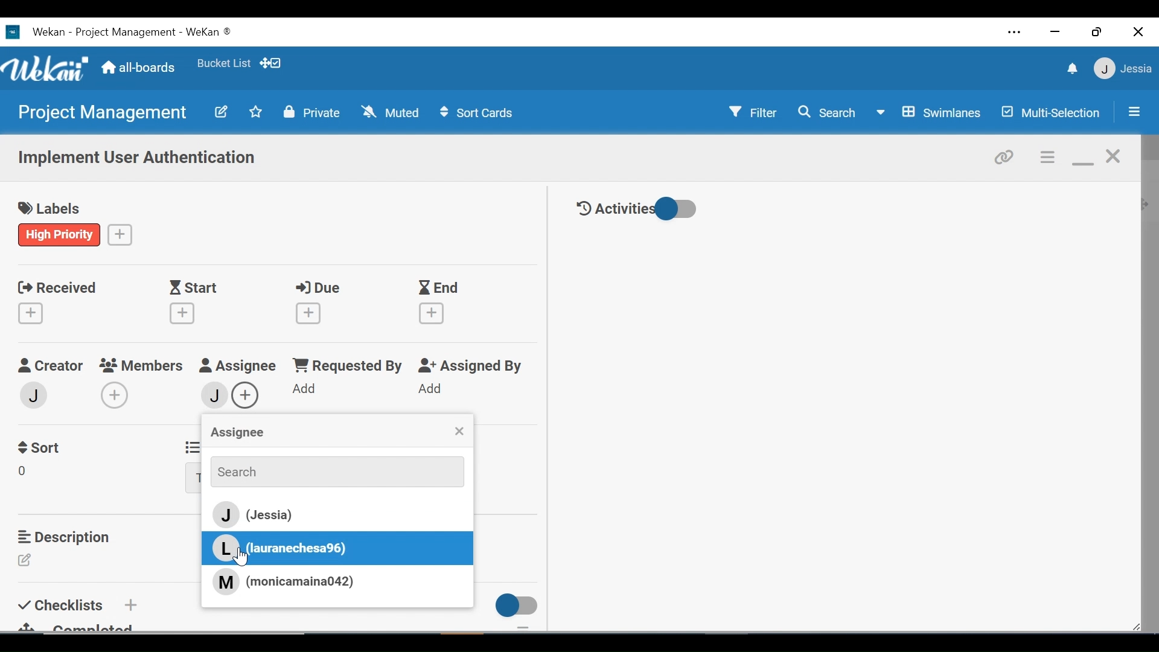 The image size is (1159, 652). What do you see at coordinates (256, 111) in the screenshot?
I see `Favorites` at bounding box center [256, 111].